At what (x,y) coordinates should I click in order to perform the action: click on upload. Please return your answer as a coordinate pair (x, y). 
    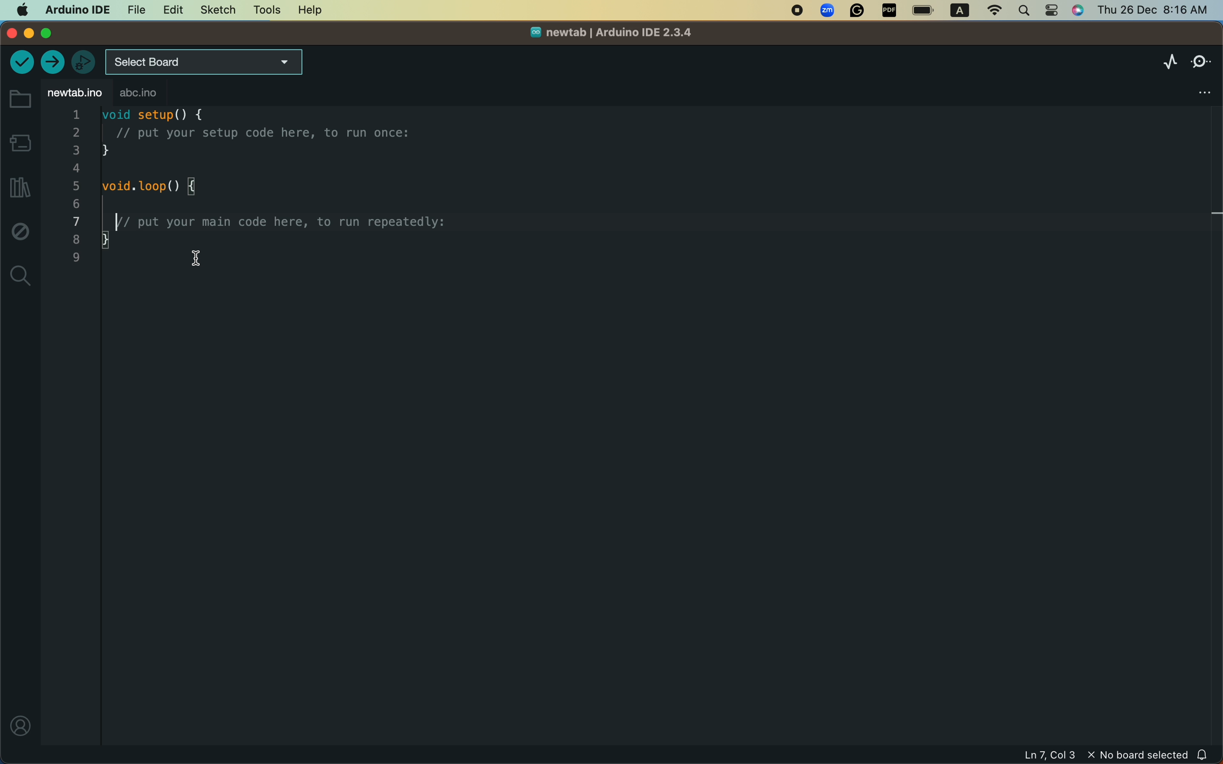
    Looking at the image, I should click on (54, 62).